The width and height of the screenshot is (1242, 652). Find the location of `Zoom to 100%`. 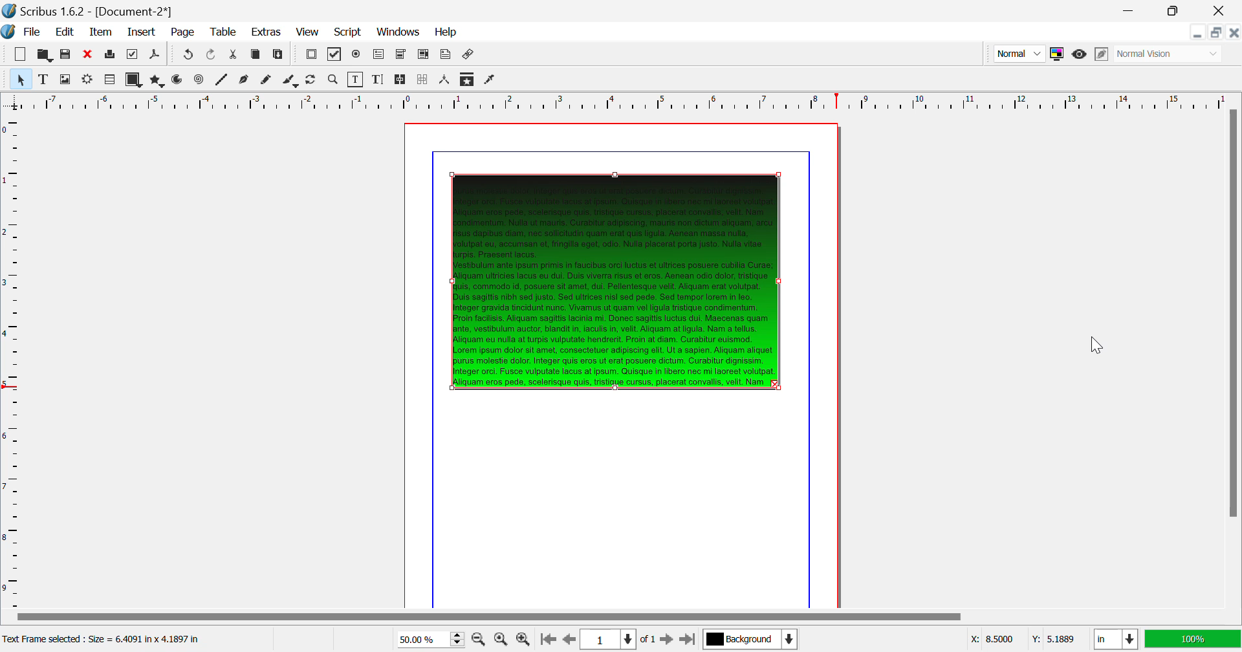

Zoom to 100% is located at coordinates (501, 639).